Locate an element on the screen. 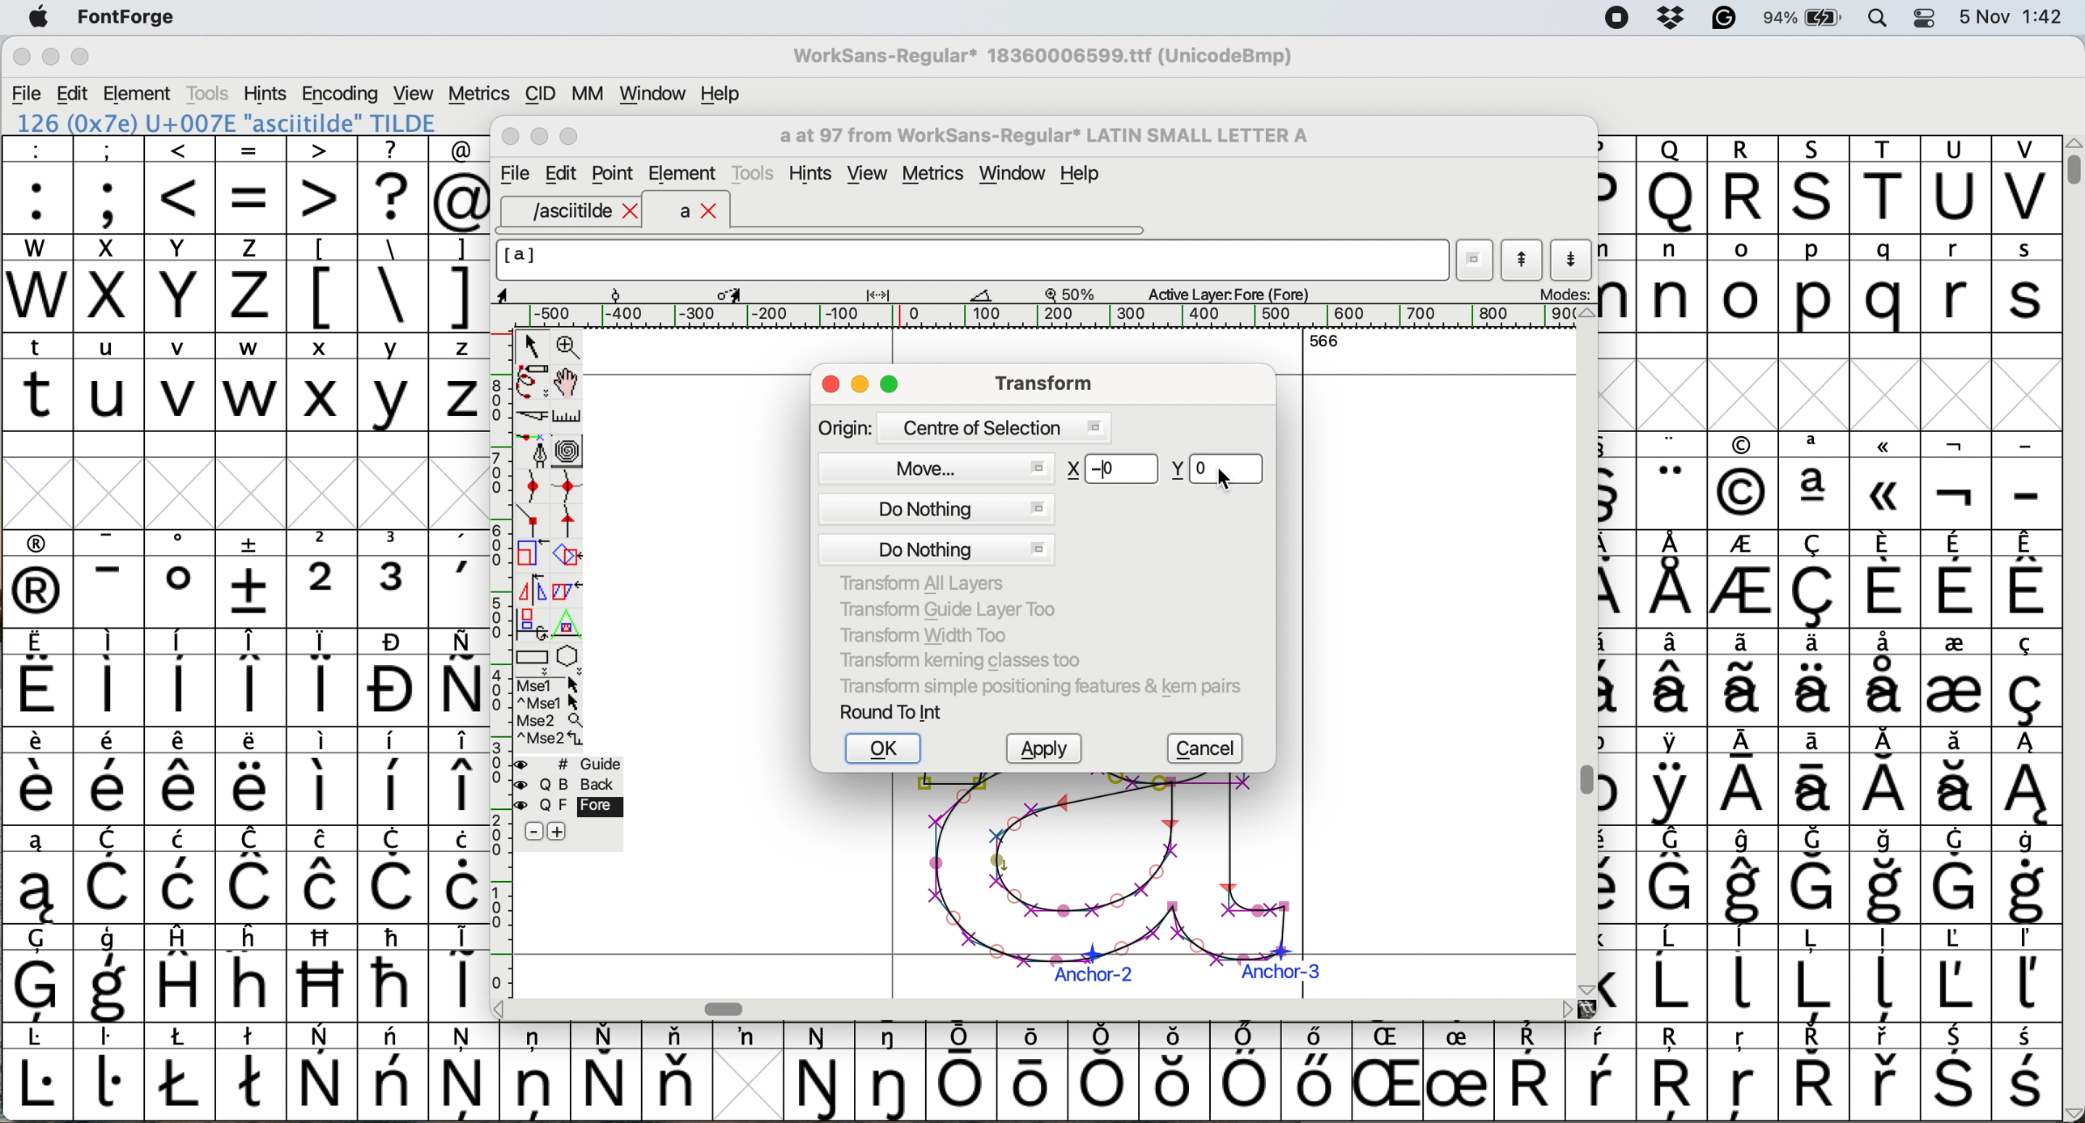 The width and height of the screenshot is (2085, 1123). remove is located at coordinates (533, 833).